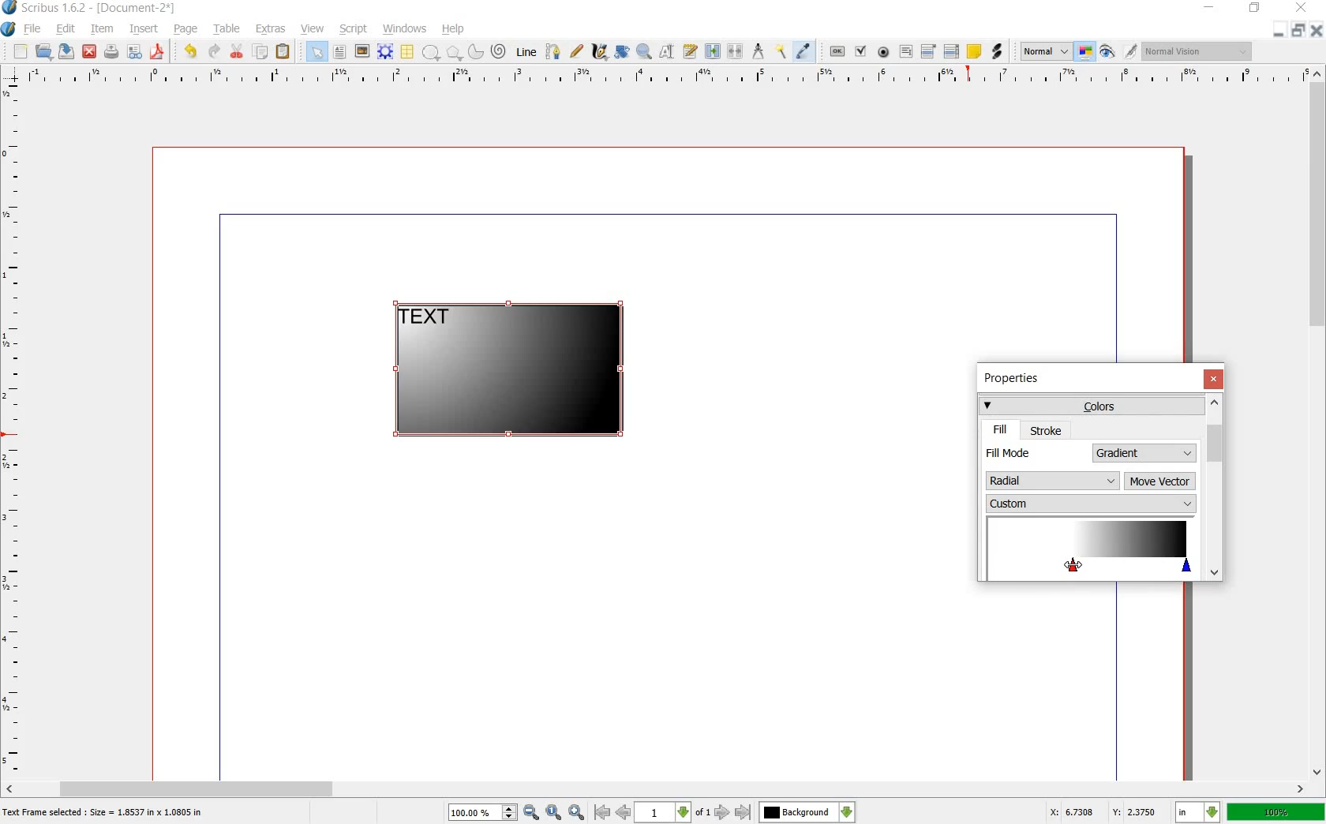 The width and height of the screenshot is (1326, 824). What do you see at coordinates (905, 51) in the screenshot?
I see `pdf text field` at bounding box center [905, 51].